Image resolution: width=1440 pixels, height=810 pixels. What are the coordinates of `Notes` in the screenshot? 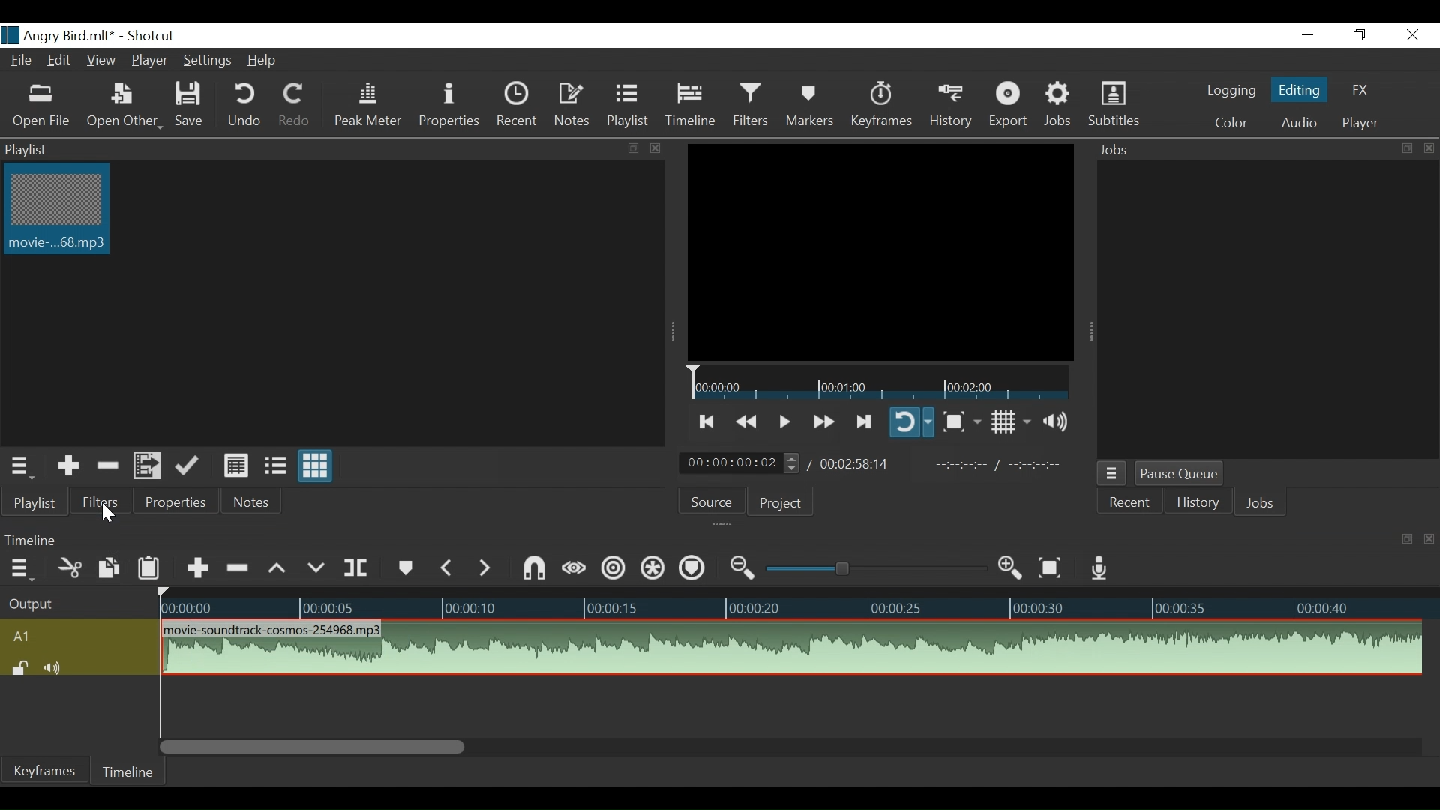 It's located at (574, 105).